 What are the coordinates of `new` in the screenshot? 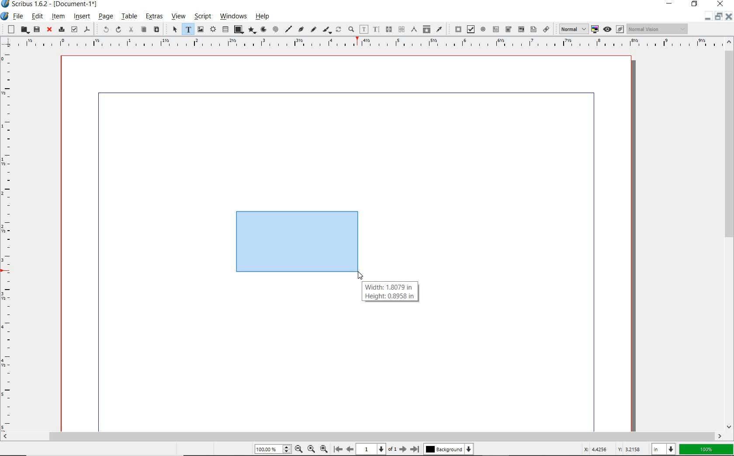 It's located at (11, 29).